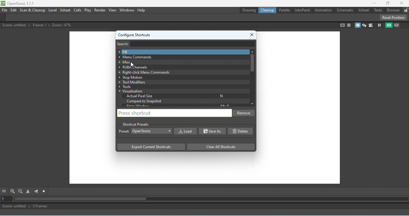 The image size is (409, 216). Describe the element at coordinates (245, 114) in the screenshot. I see `Remove` at that location.